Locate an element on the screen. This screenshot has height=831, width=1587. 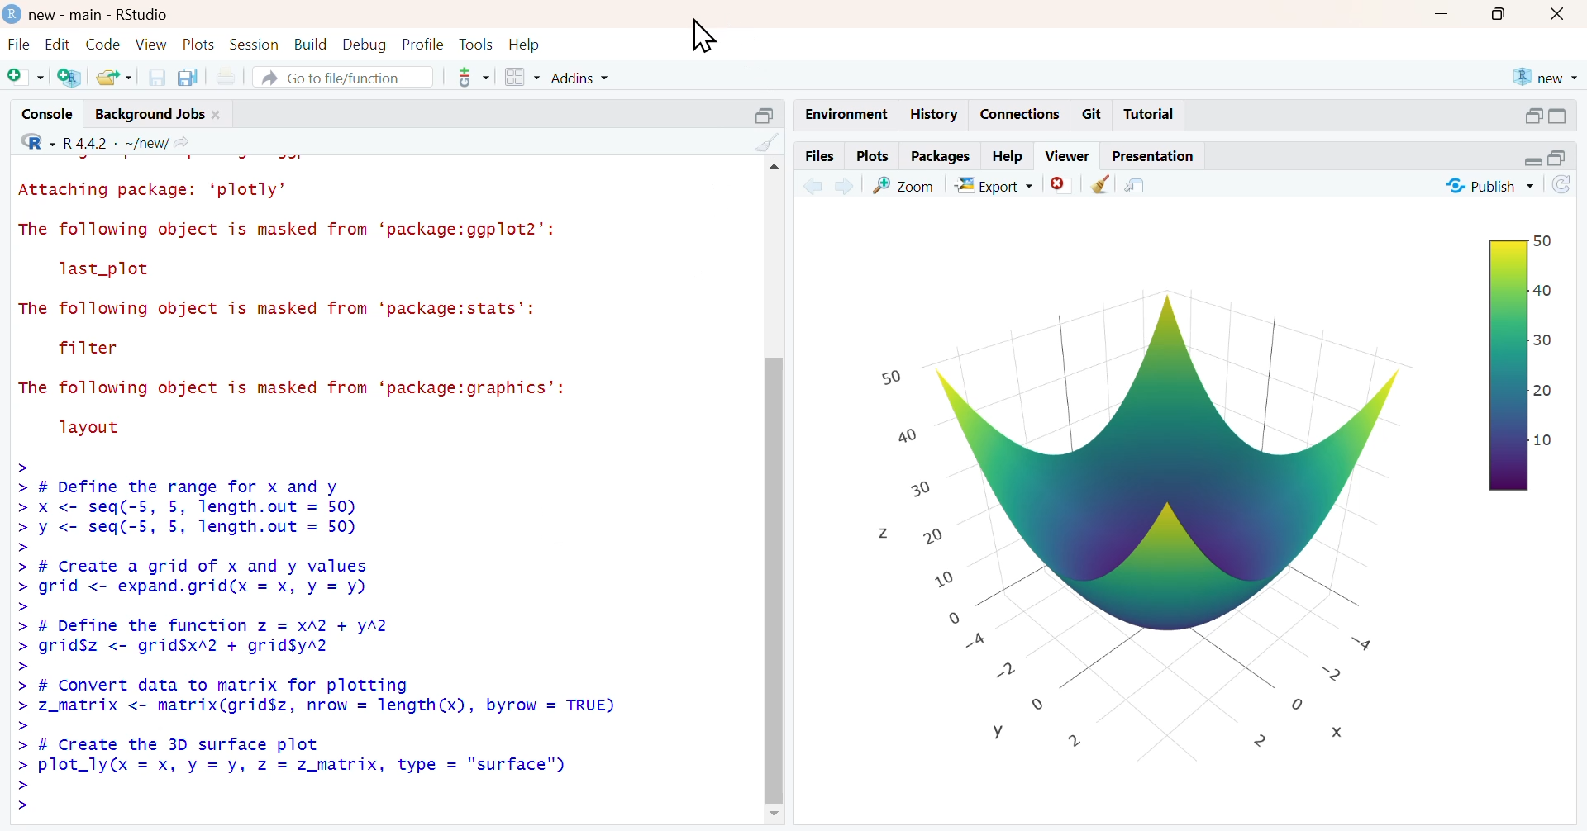
prompt cursor is located at coordinates (25, 665).